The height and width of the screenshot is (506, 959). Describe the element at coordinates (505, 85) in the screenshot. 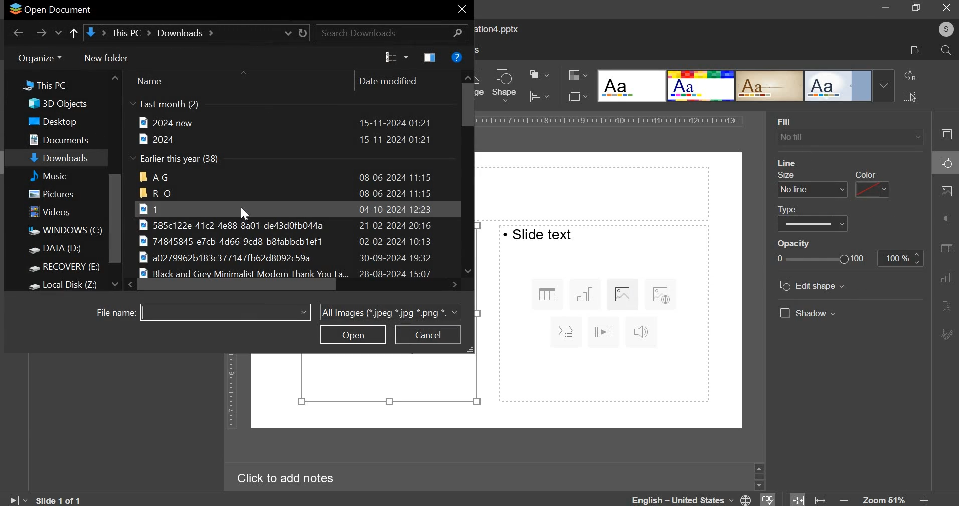

I see `shape` at that location.